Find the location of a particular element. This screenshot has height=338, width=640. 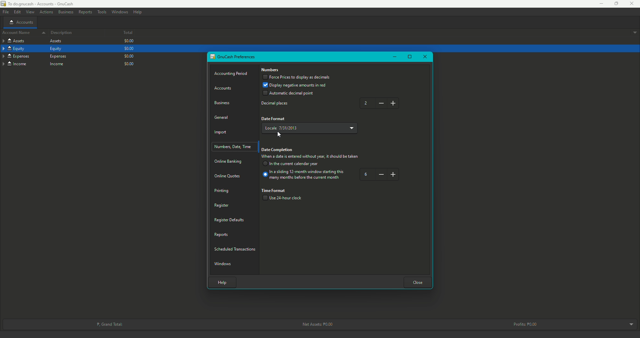

Automatic decimal points is located at coordinates (288, 94).